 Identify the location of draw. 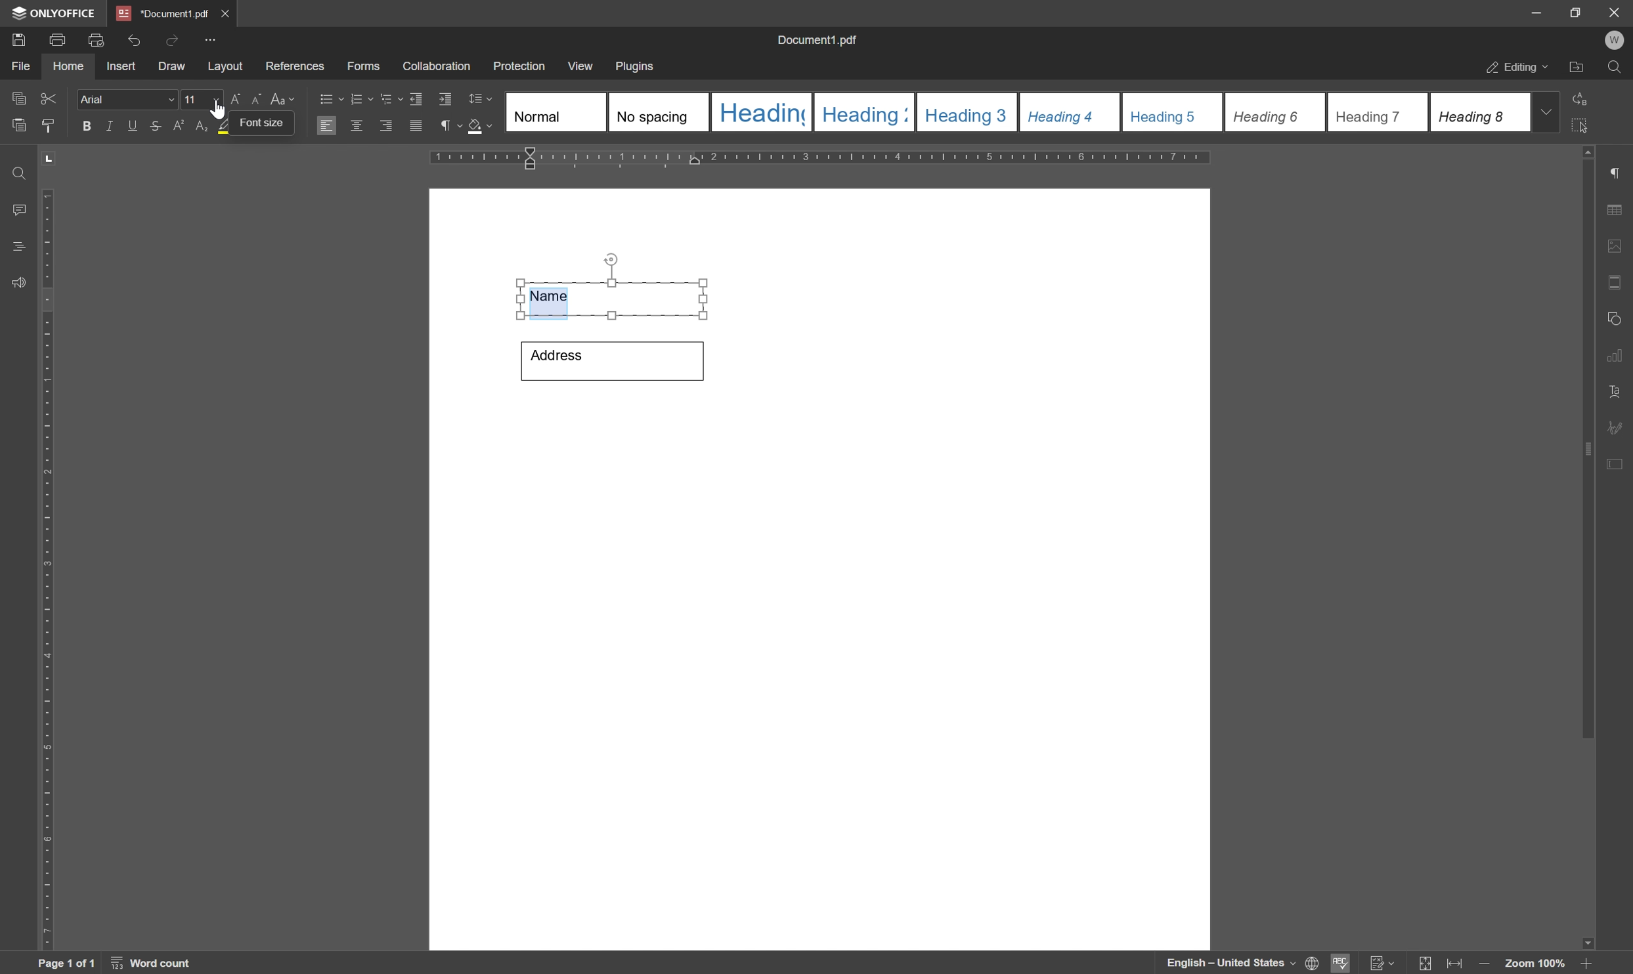
(171, 68).